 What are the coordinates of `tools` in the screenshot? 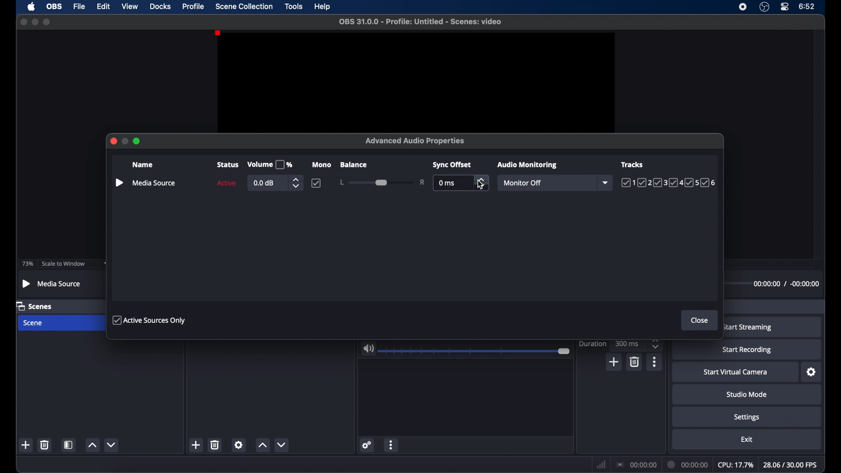 It's located at (294, 6).